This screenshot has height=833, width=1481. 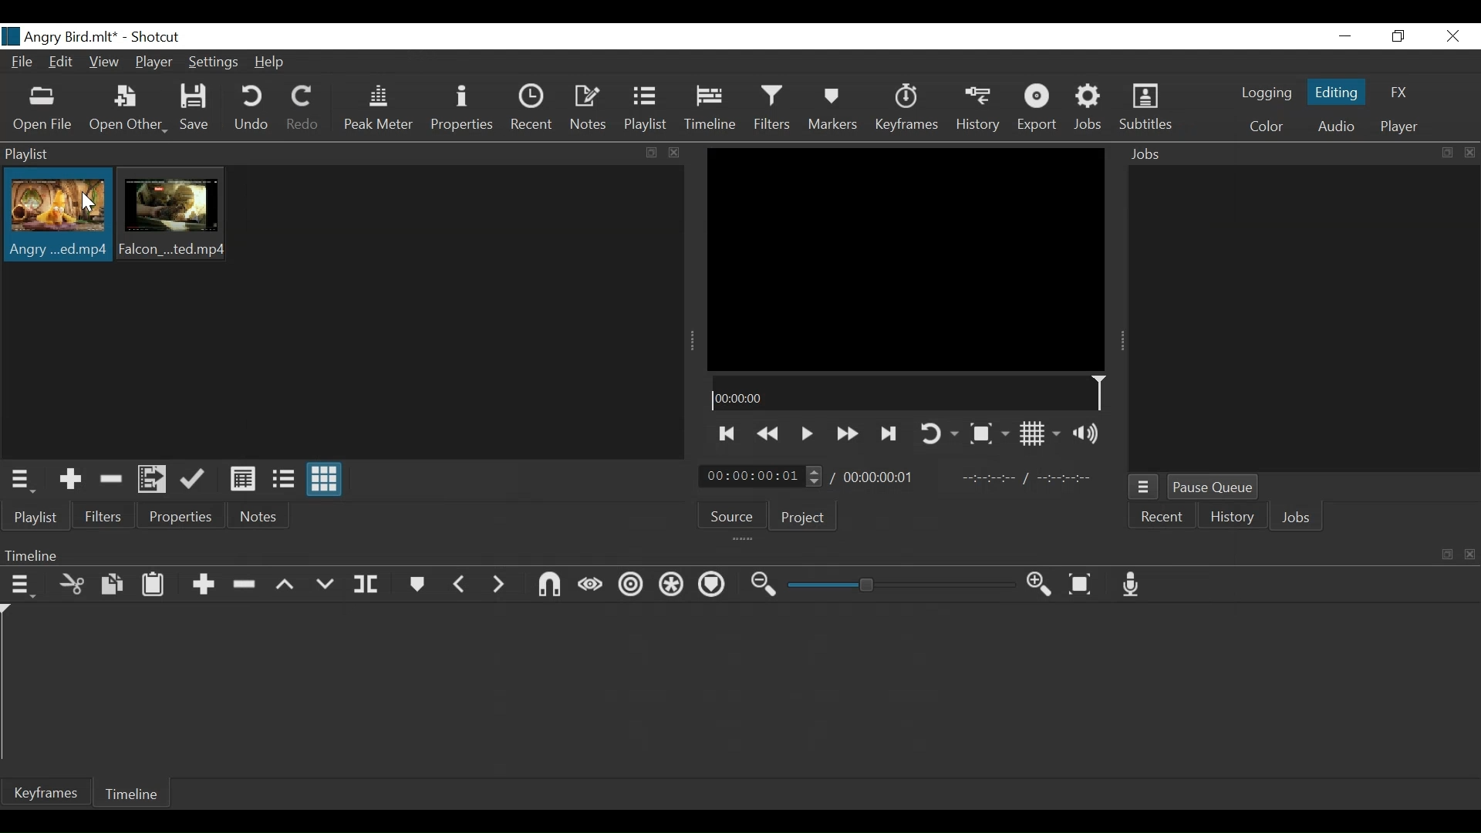 What do you see at coordinates (988, 434) in the screenshot?
I see `Toggle Zoom` at bounding box center [988, 434].